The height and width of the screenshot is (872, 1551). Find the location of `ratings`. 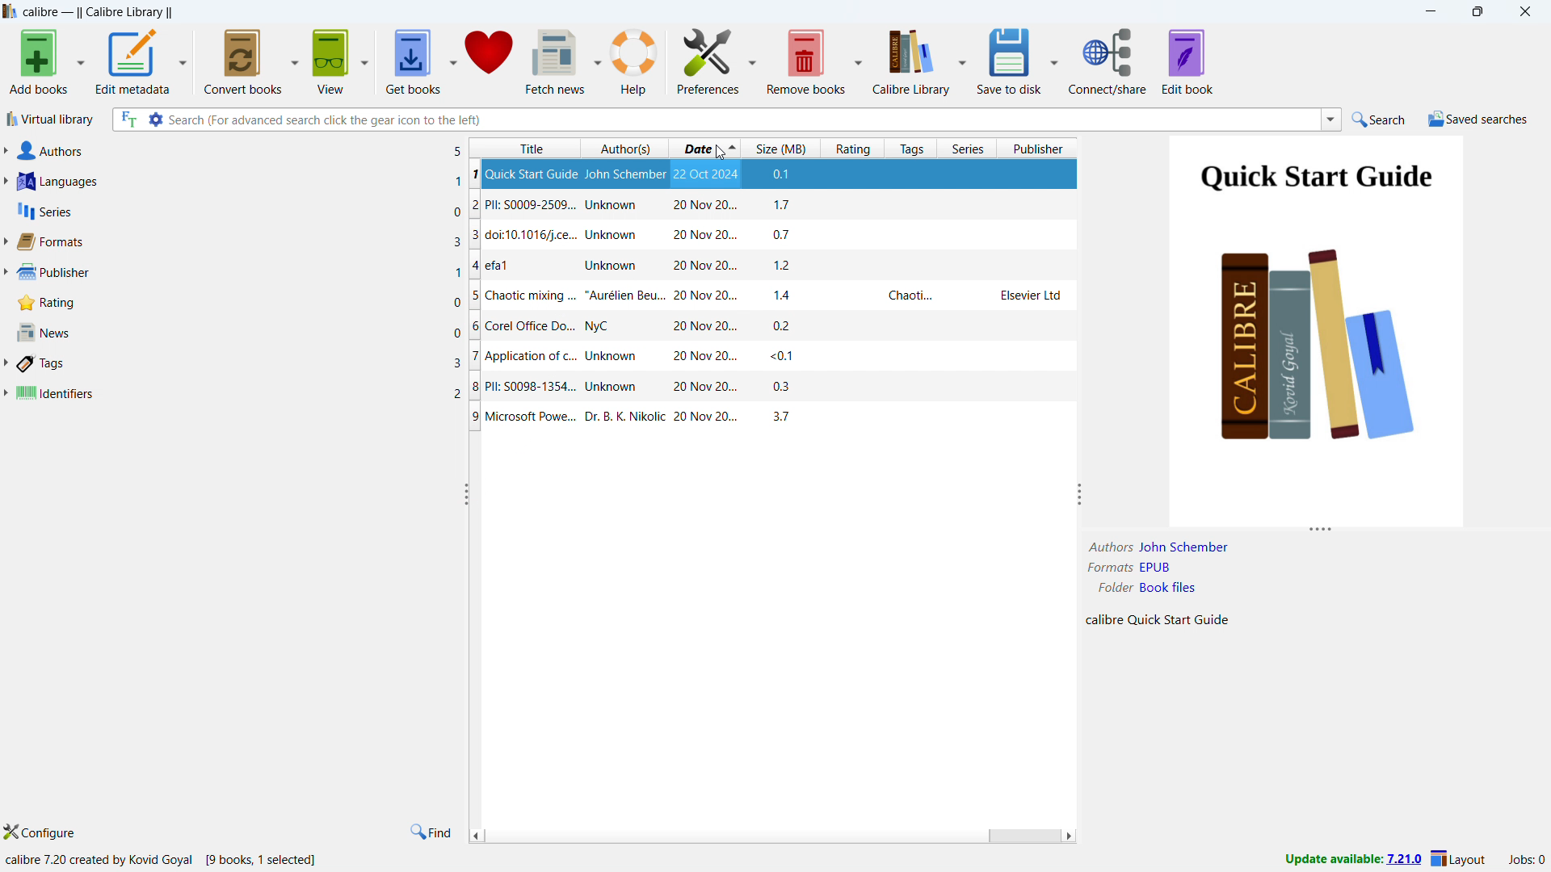

ratings is located at coordinates (238, 303).